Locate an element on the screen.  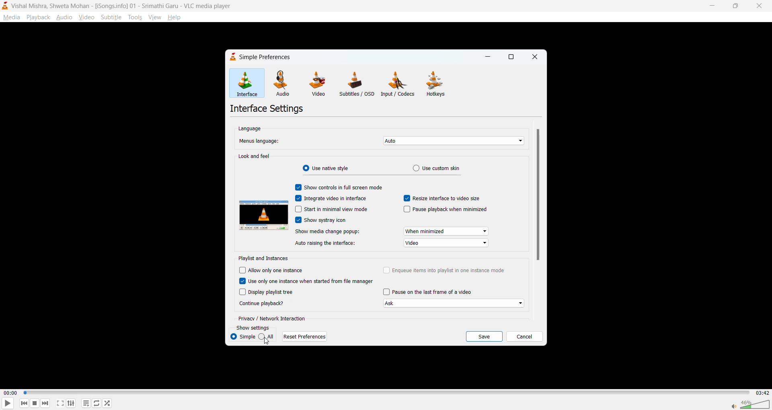
continue playback is located at coordinates (262, 304).